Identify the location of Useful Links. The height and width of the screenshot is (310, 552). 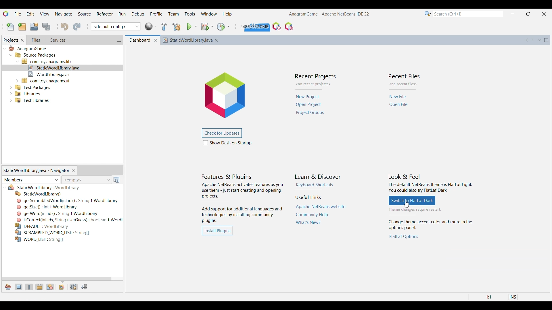
(308, 197).